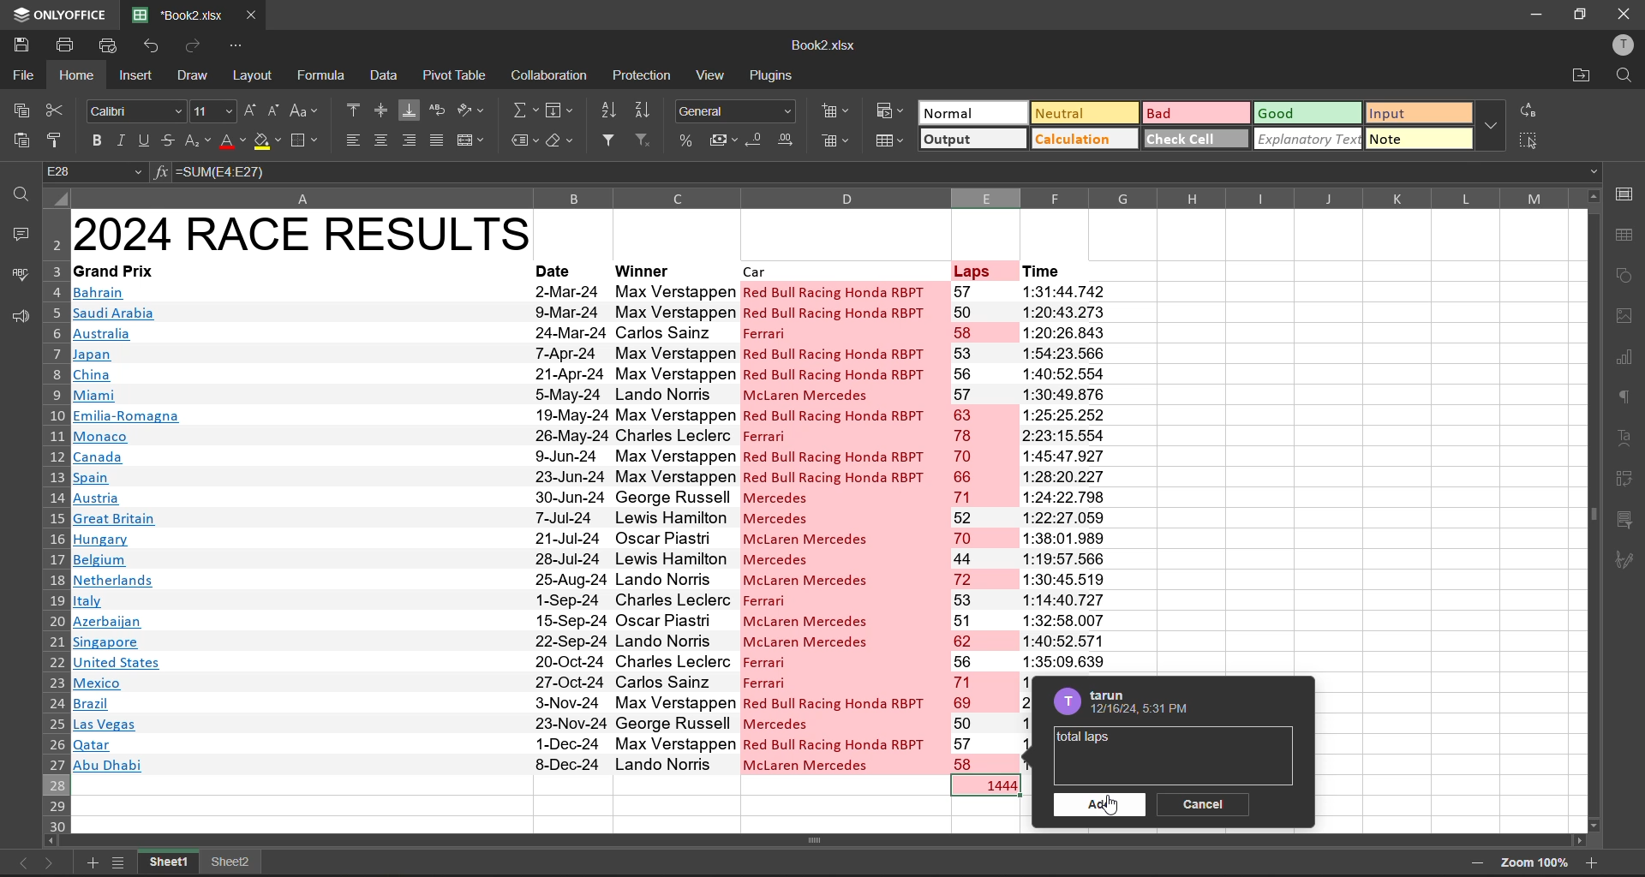  Describe the element at coordinates (1624, 195) in the screenshot. I see `call settings` at that location.